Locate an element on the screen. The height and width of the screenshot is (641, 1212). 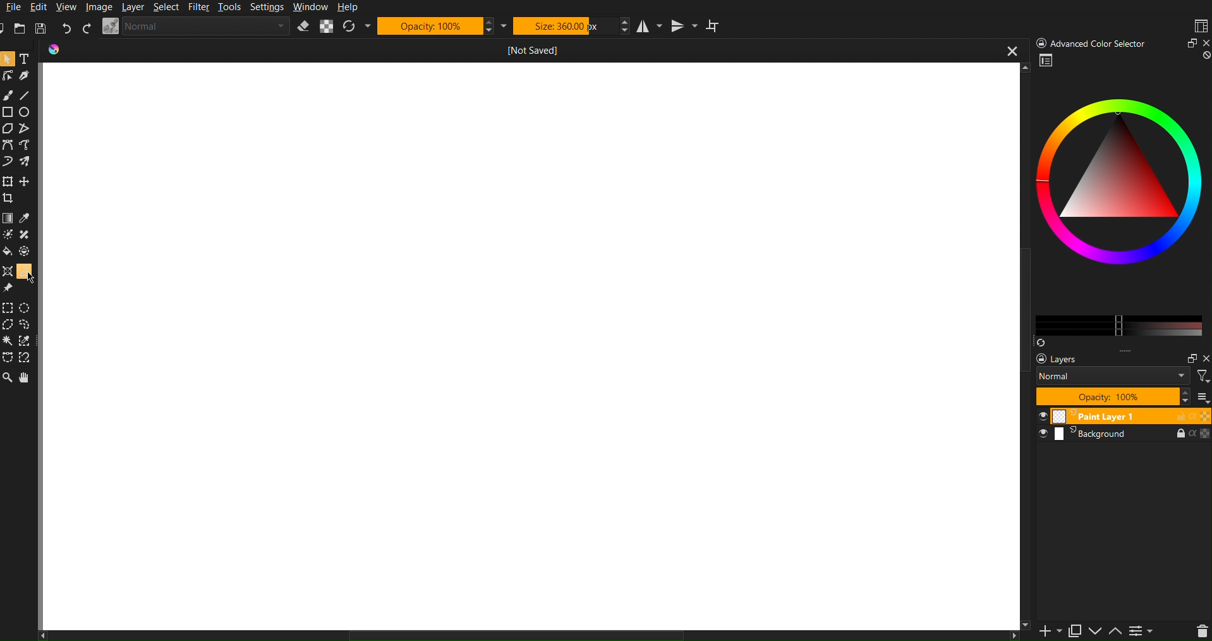
Size is located at coordinates (571, 25).